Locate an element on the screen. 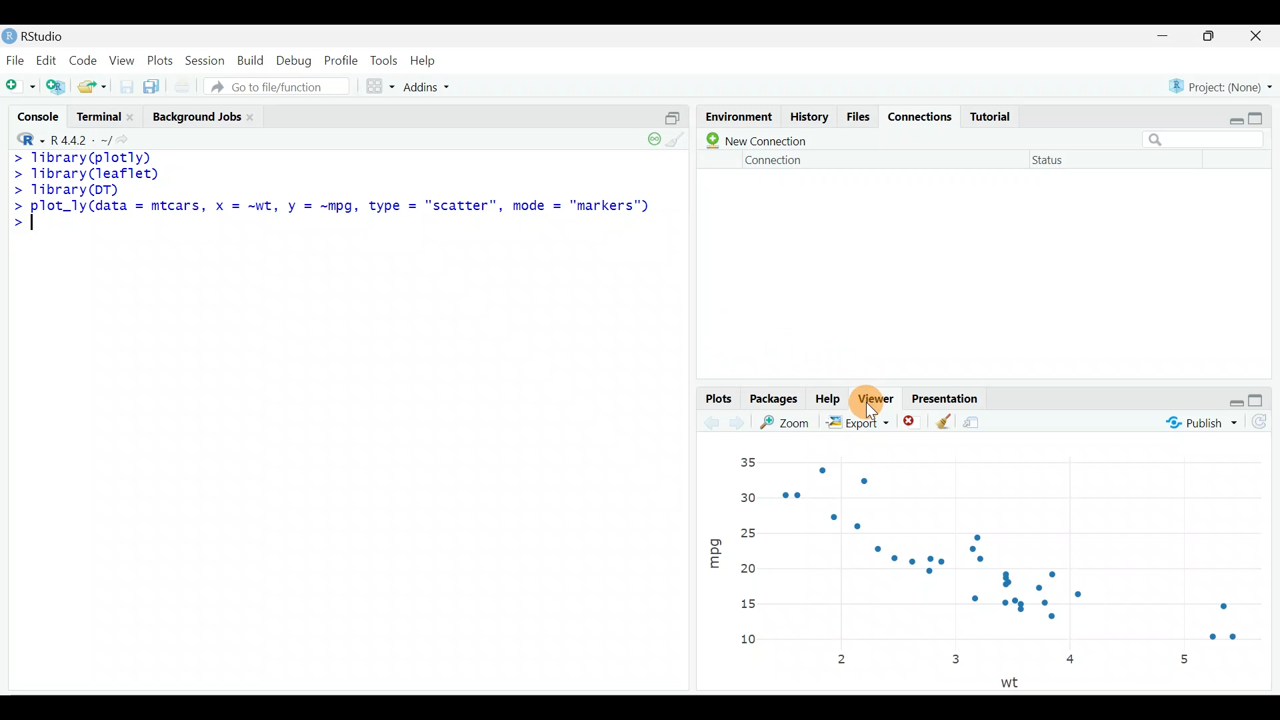 The width and height of the screenshot is (1280, 720). Go to file/function is located at coordinates (275, 87).